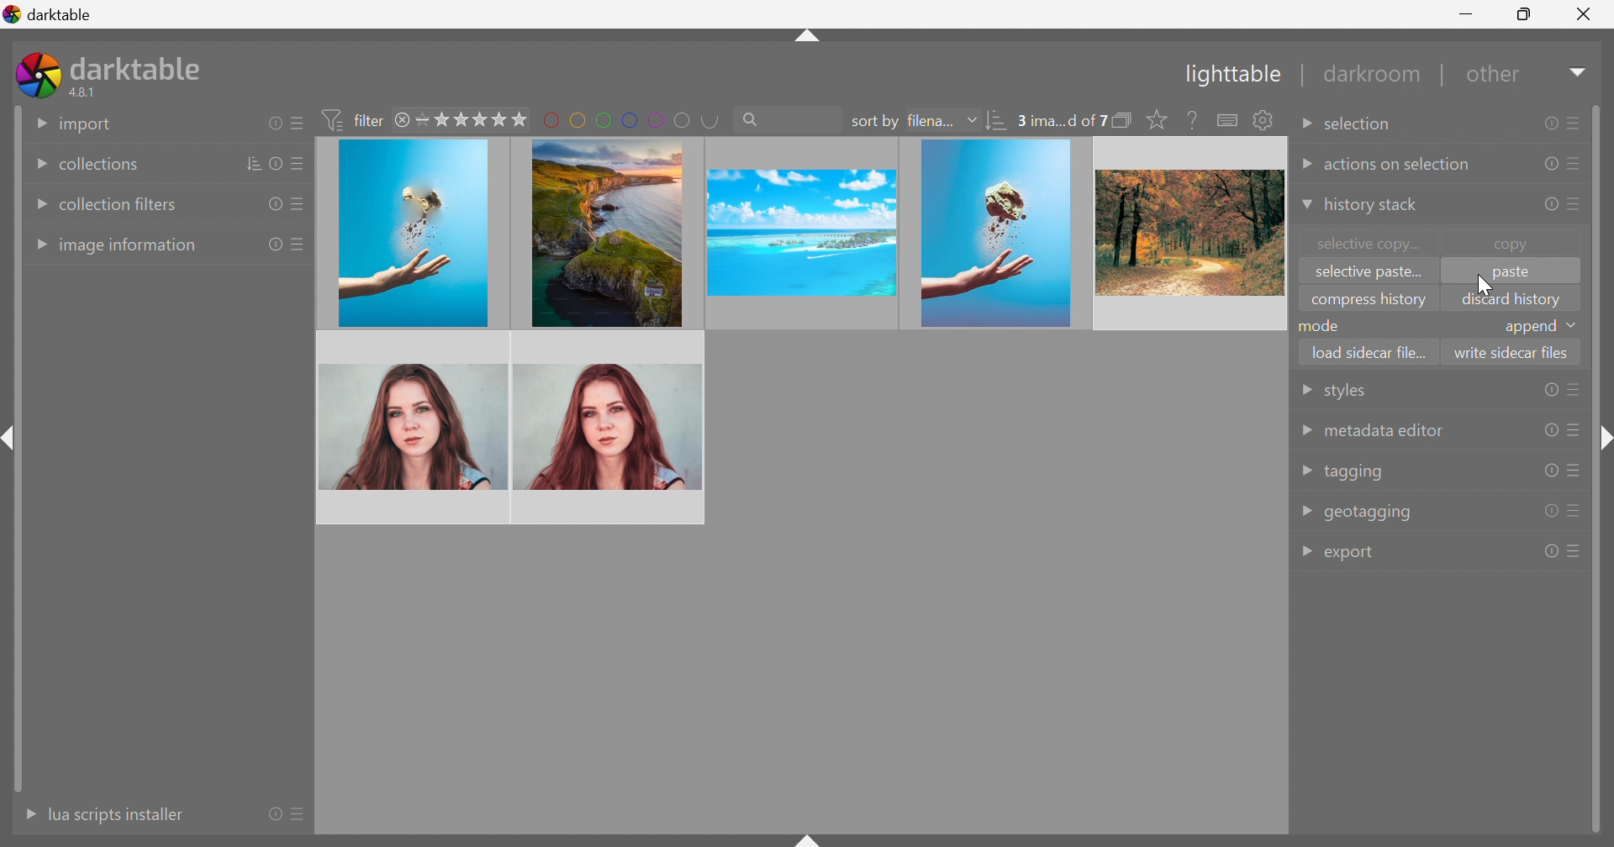 The width and height of the screenshot is (1614, 847). Describe the element at coordinates (274, 245) in the screenshot. I see `reset` at that location.